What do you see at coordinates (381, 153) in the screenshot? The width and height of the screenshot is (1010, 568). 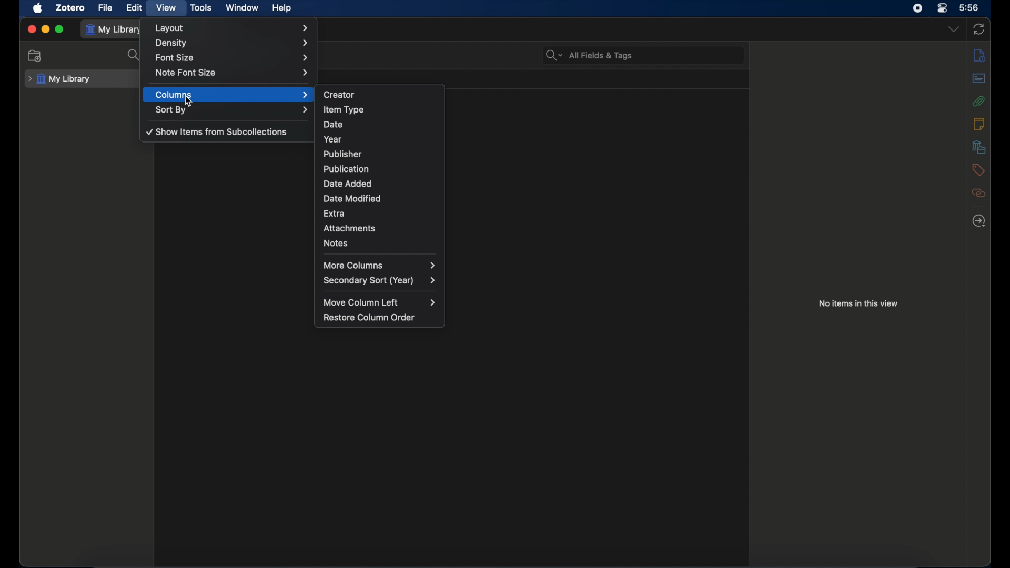 I see `publisher` at bounding box center [381, 153].